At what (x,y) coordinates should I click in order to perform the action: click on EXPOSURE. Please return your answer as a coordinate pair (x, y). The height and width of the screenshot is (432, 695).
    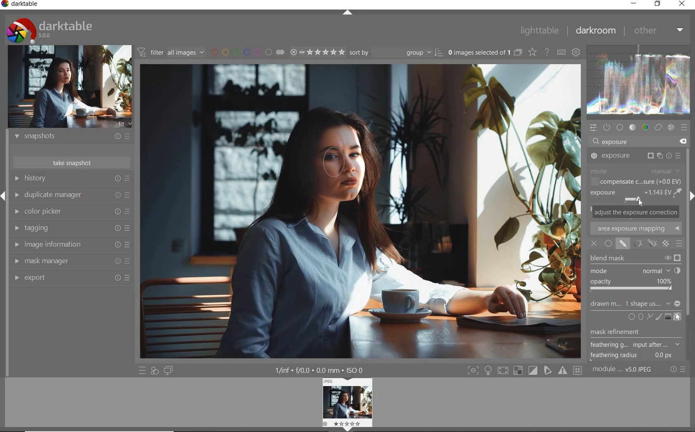
    Looking at the image, I should click on (635, 156).